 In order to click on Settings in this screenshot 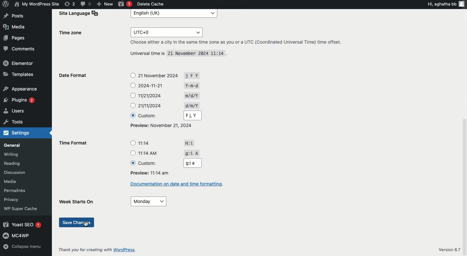, I will do `click(17, 133)`.